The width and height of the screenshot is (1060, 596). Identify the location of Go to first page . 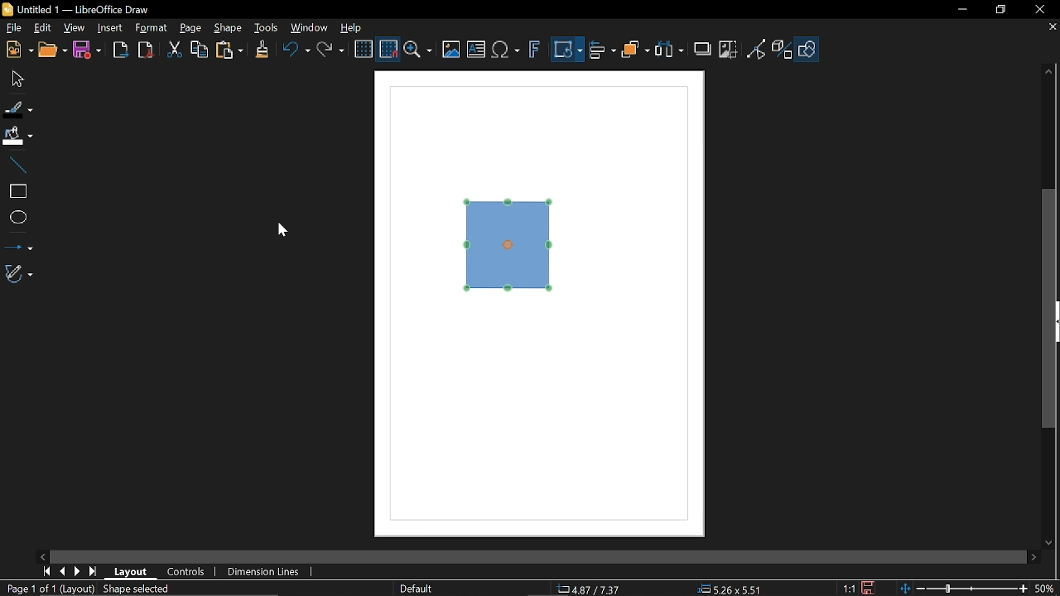
(46, 572).